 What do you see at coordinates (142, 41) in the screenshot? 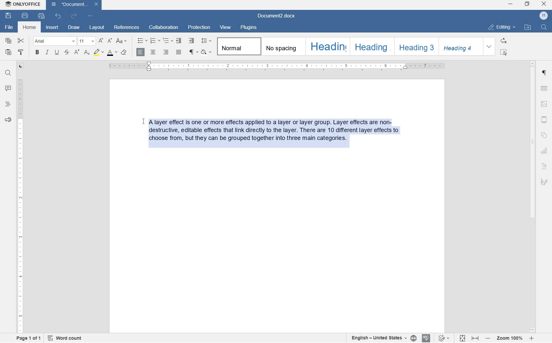
I see `bullets` at bounding box center [142, 41].